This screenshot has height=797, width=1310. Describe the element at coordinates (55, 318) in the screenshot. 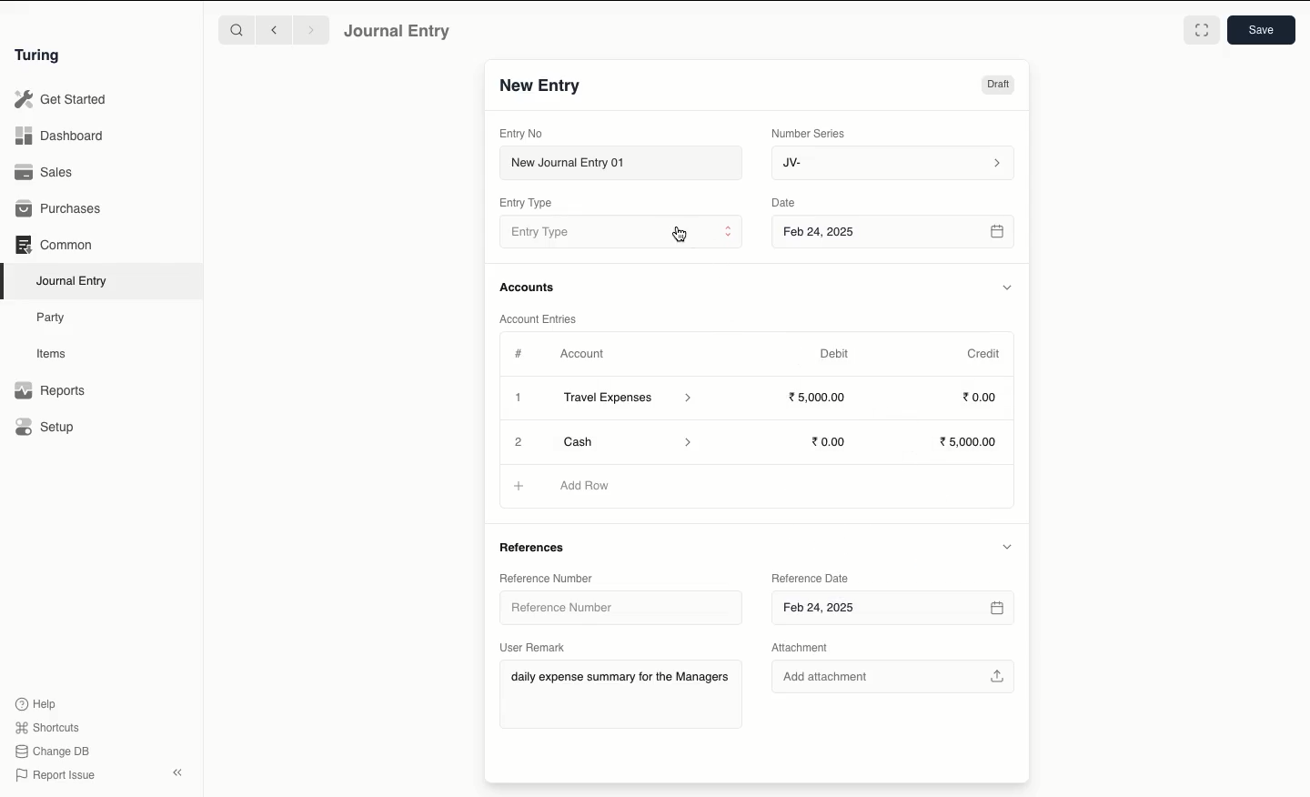

I see `Party` at that location.